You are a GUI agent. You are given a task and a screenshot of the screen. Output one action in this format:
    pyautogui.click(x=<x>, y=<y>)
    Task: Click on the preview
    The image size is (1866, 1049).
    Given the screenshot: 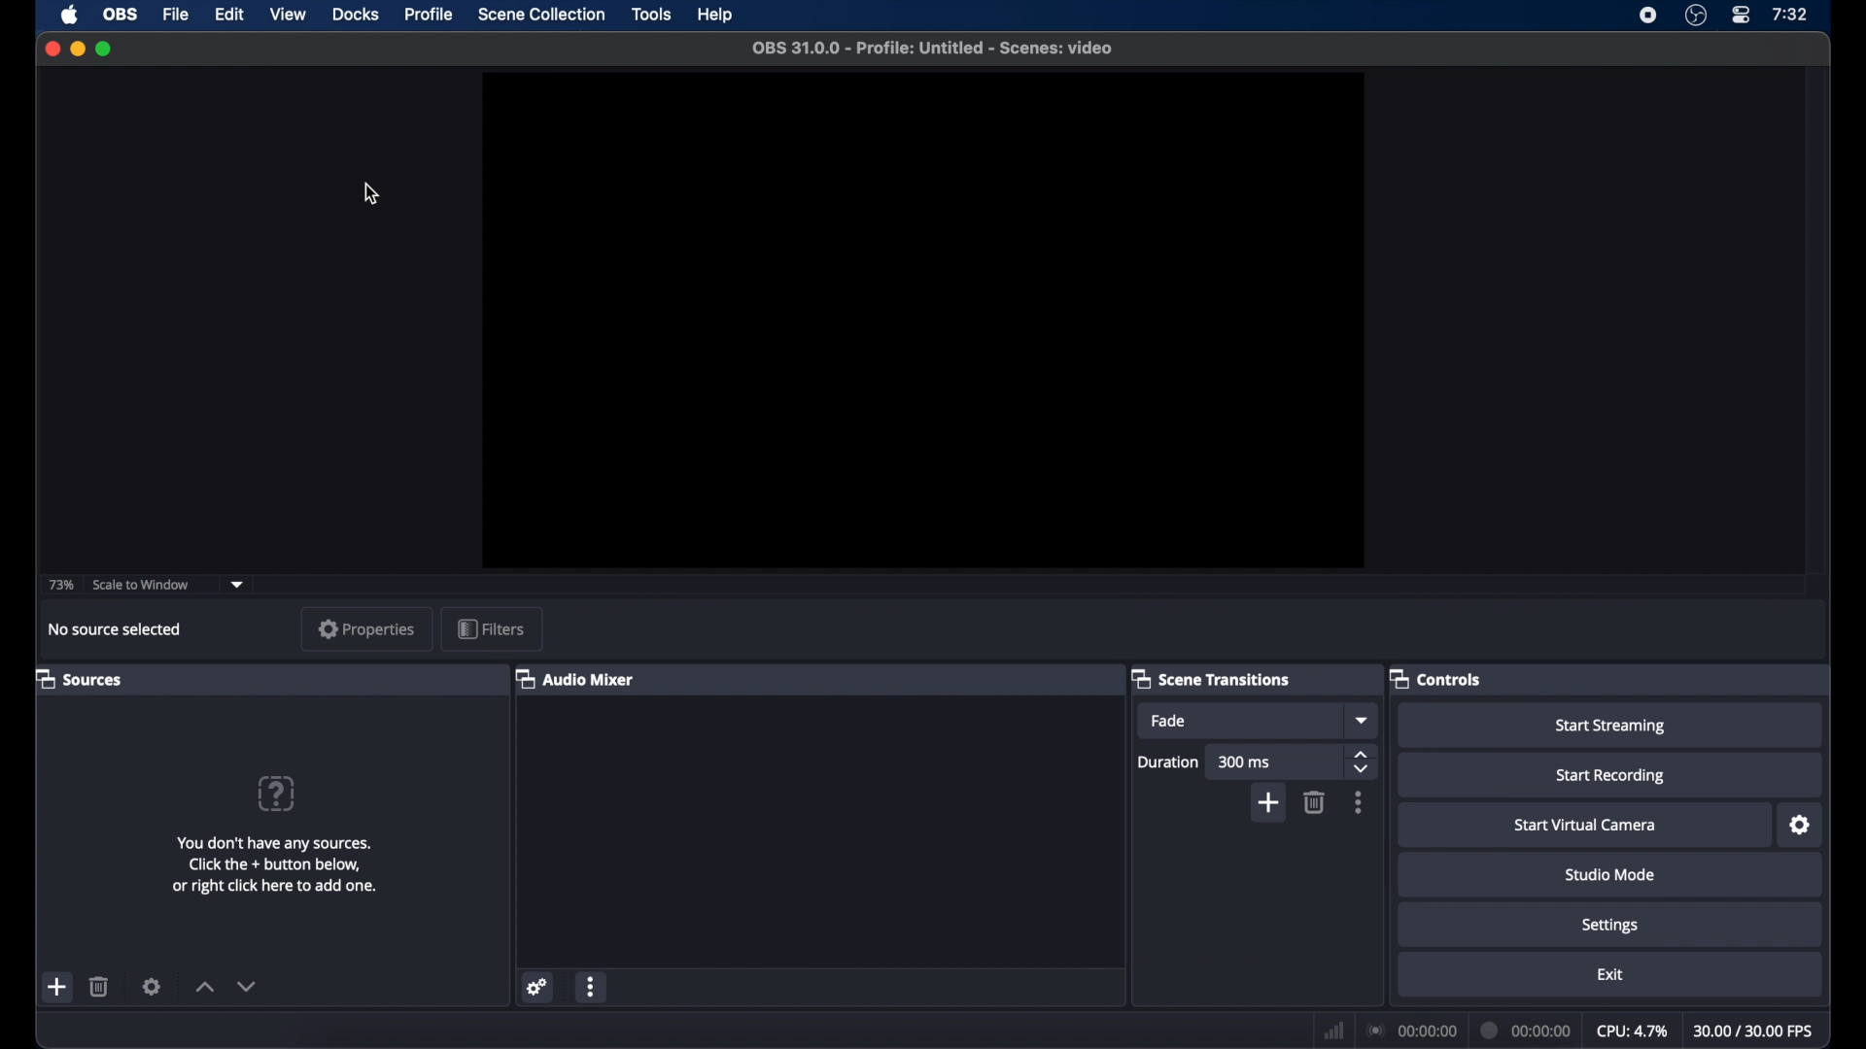 What is the action you would take?
    pyautogui.click(x=923, y=325)
    